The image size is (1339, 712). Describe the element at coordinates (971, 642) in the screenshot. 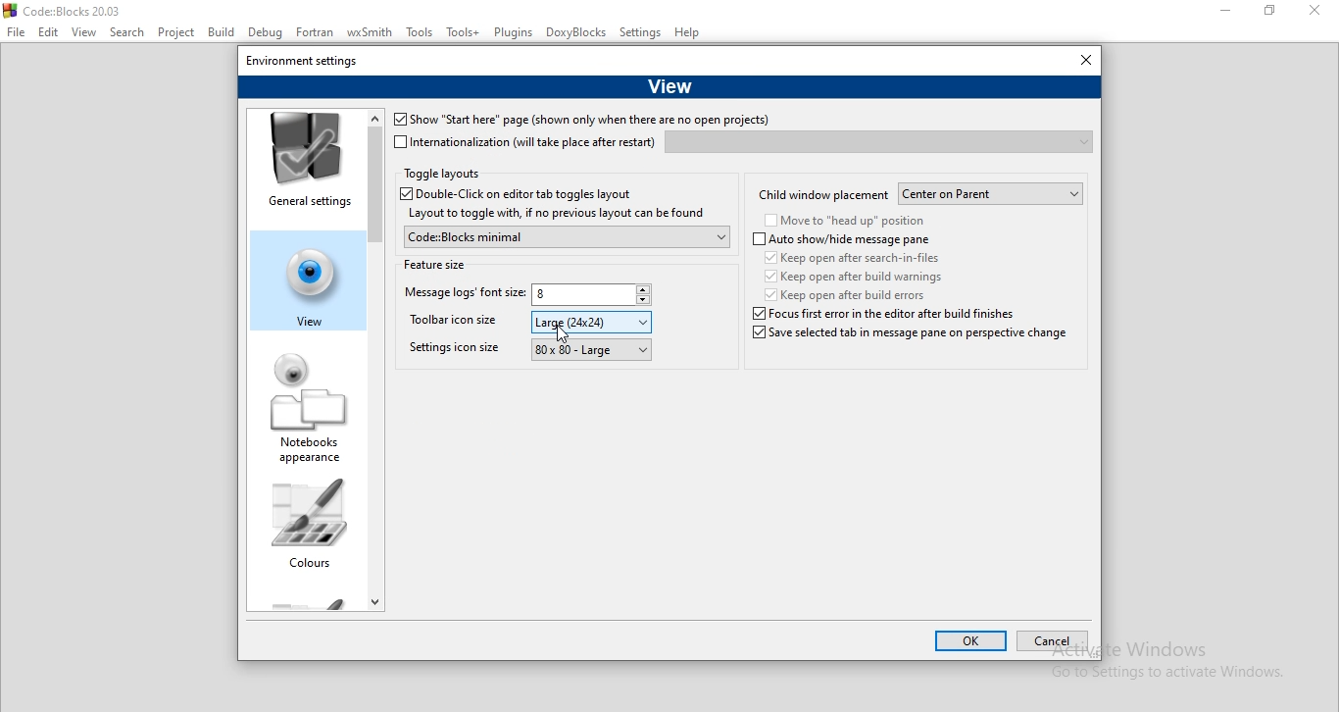

I see `ok` at that location.